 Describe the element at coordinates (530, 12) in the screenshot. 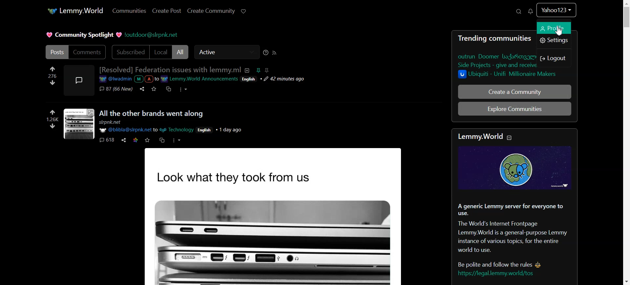

I see `notifications` at that location.